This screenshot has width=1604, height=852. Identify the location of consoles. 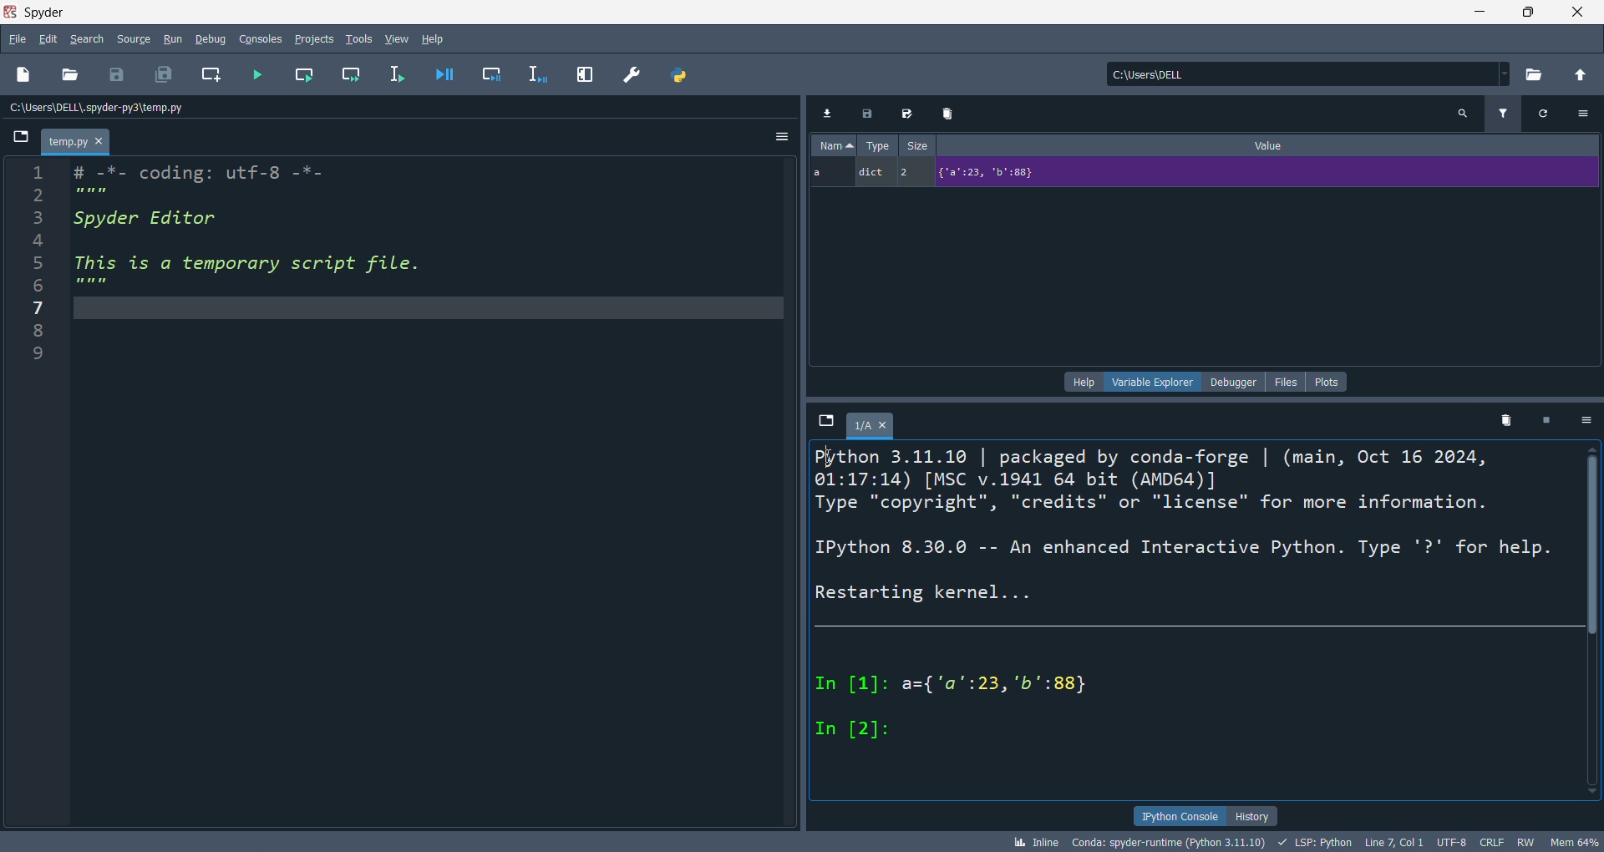
(265, 38).